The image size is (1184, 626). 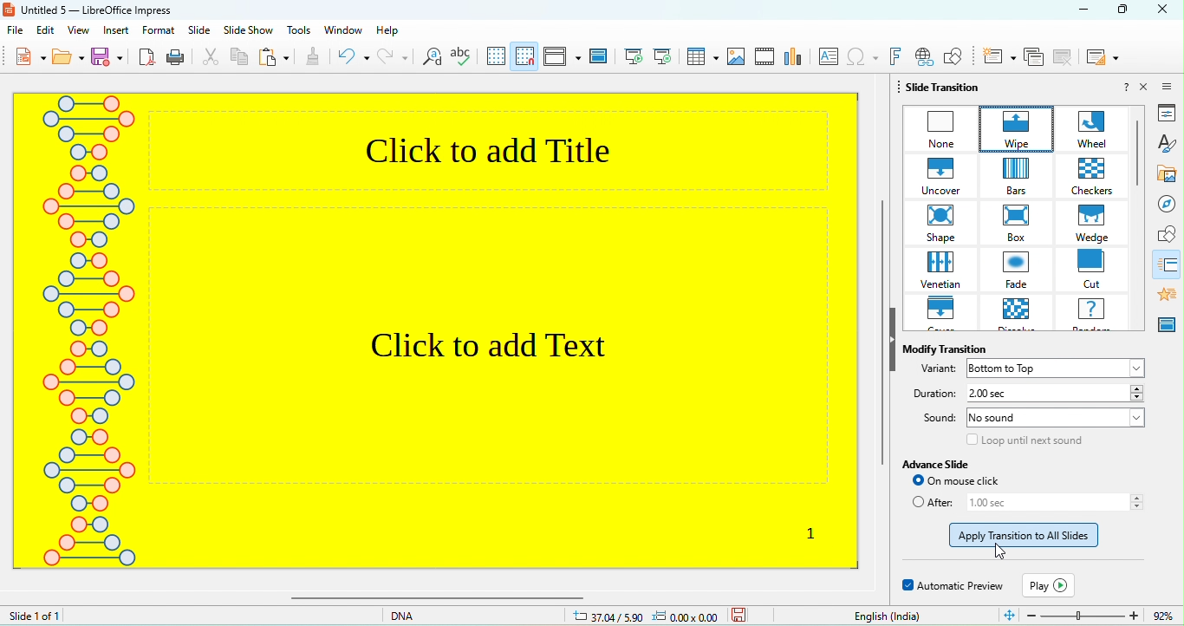 I want to click on close, so click(x=1164, y=10).